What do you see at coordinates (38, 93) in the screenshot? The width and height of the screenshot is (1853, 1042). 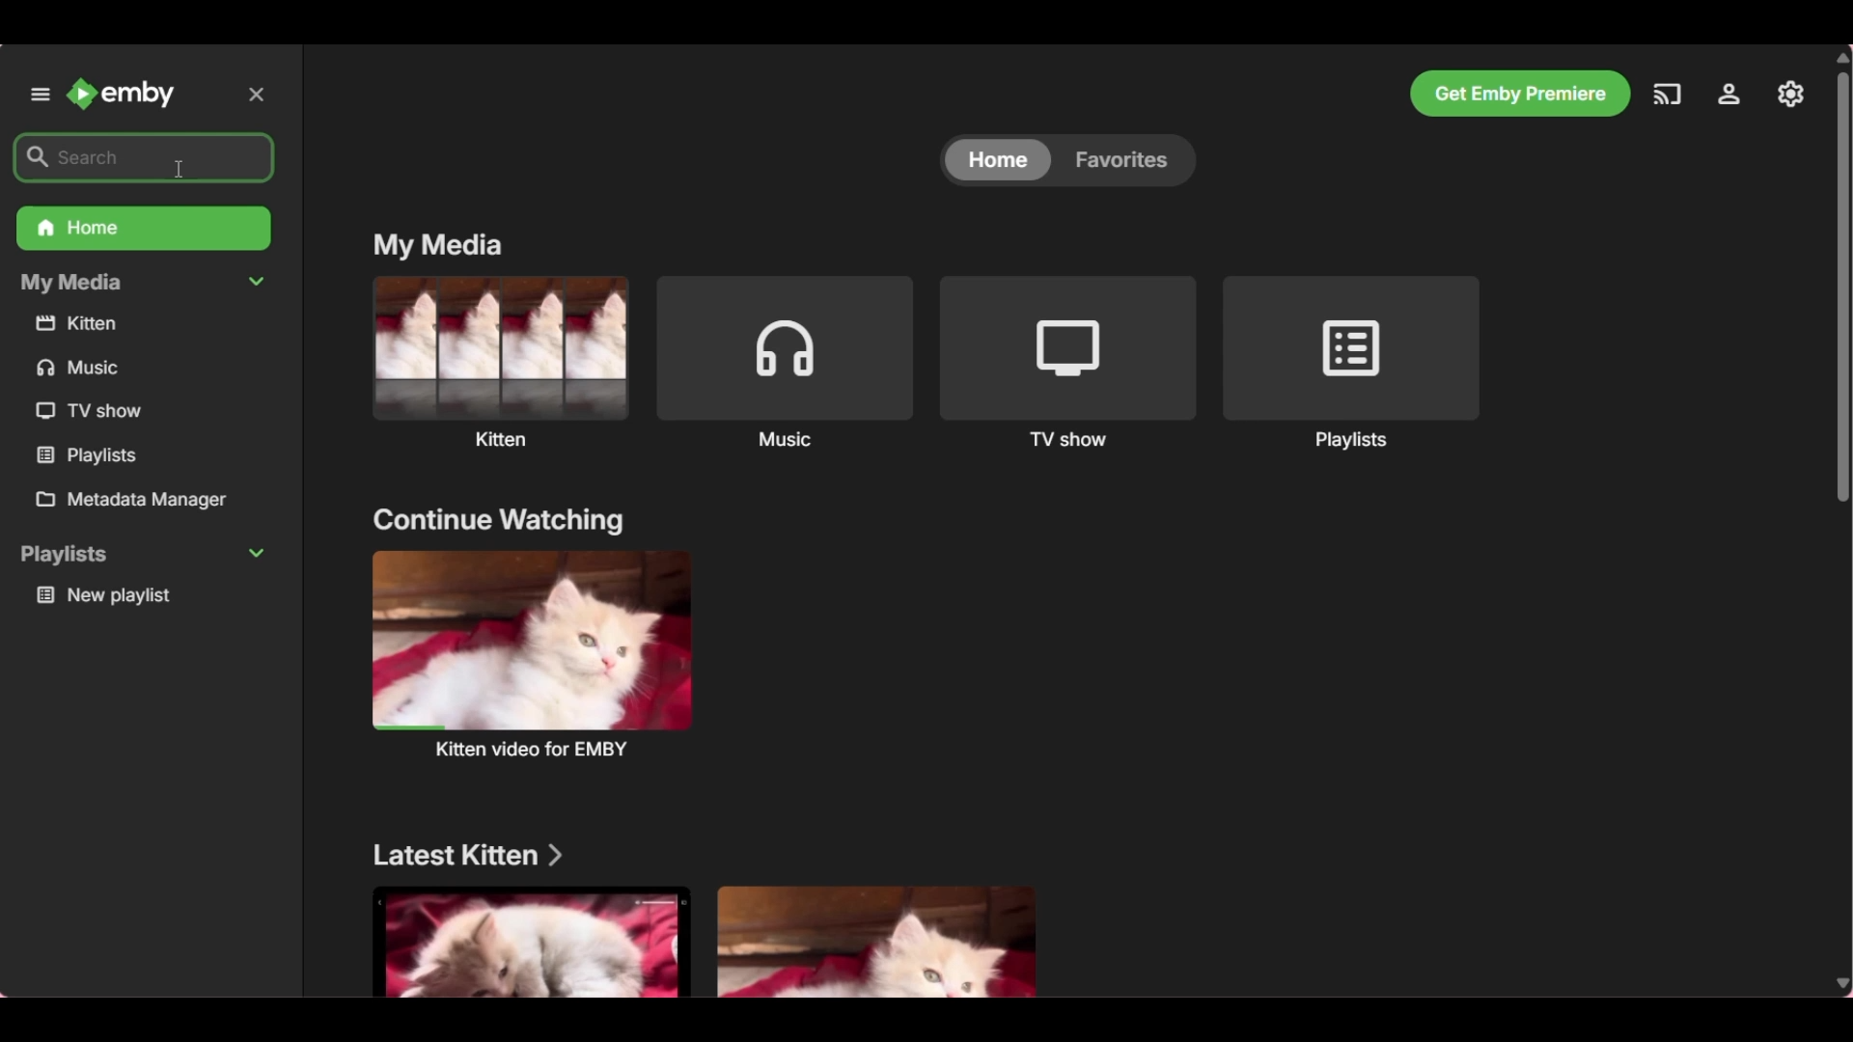 I see `Unpin left panel` at bounding box center [38, 93].